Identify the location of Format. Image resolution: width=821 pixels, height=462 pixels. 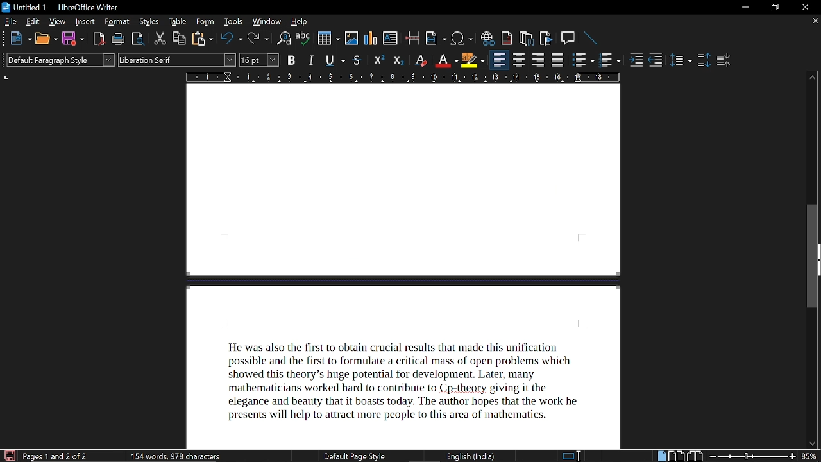
(116, 22).